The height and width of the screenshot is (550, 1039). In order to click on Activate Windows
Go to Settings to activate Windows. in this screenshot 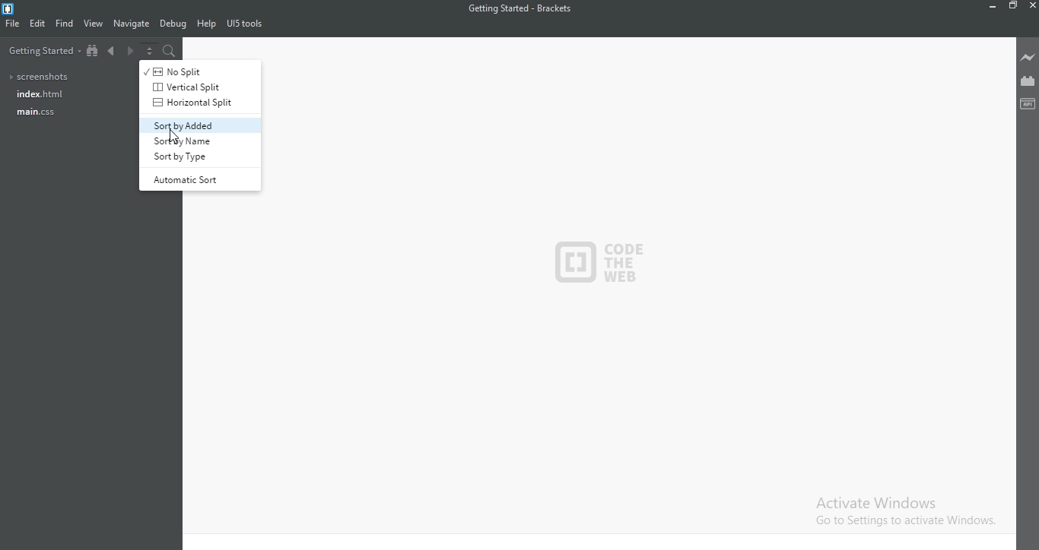, I will do `click(902, 511)`.